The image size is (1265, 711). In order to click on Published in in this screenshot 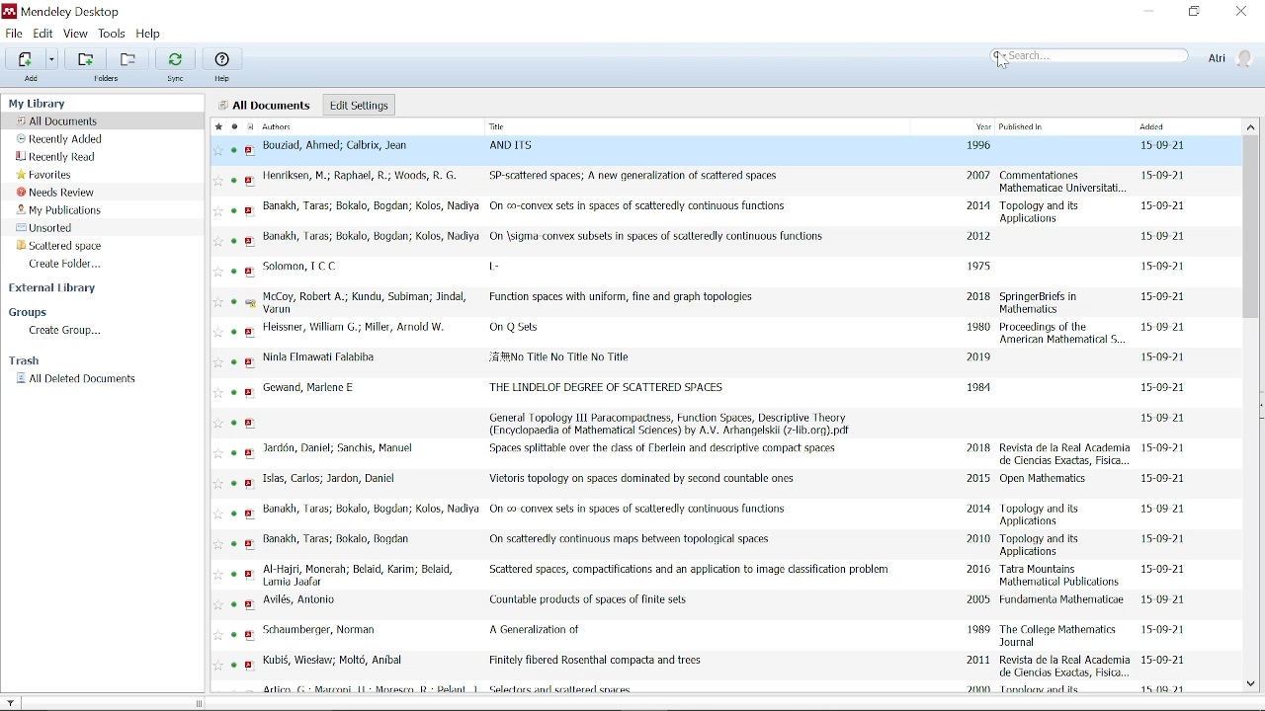, I will do `click(1026, 125)`.